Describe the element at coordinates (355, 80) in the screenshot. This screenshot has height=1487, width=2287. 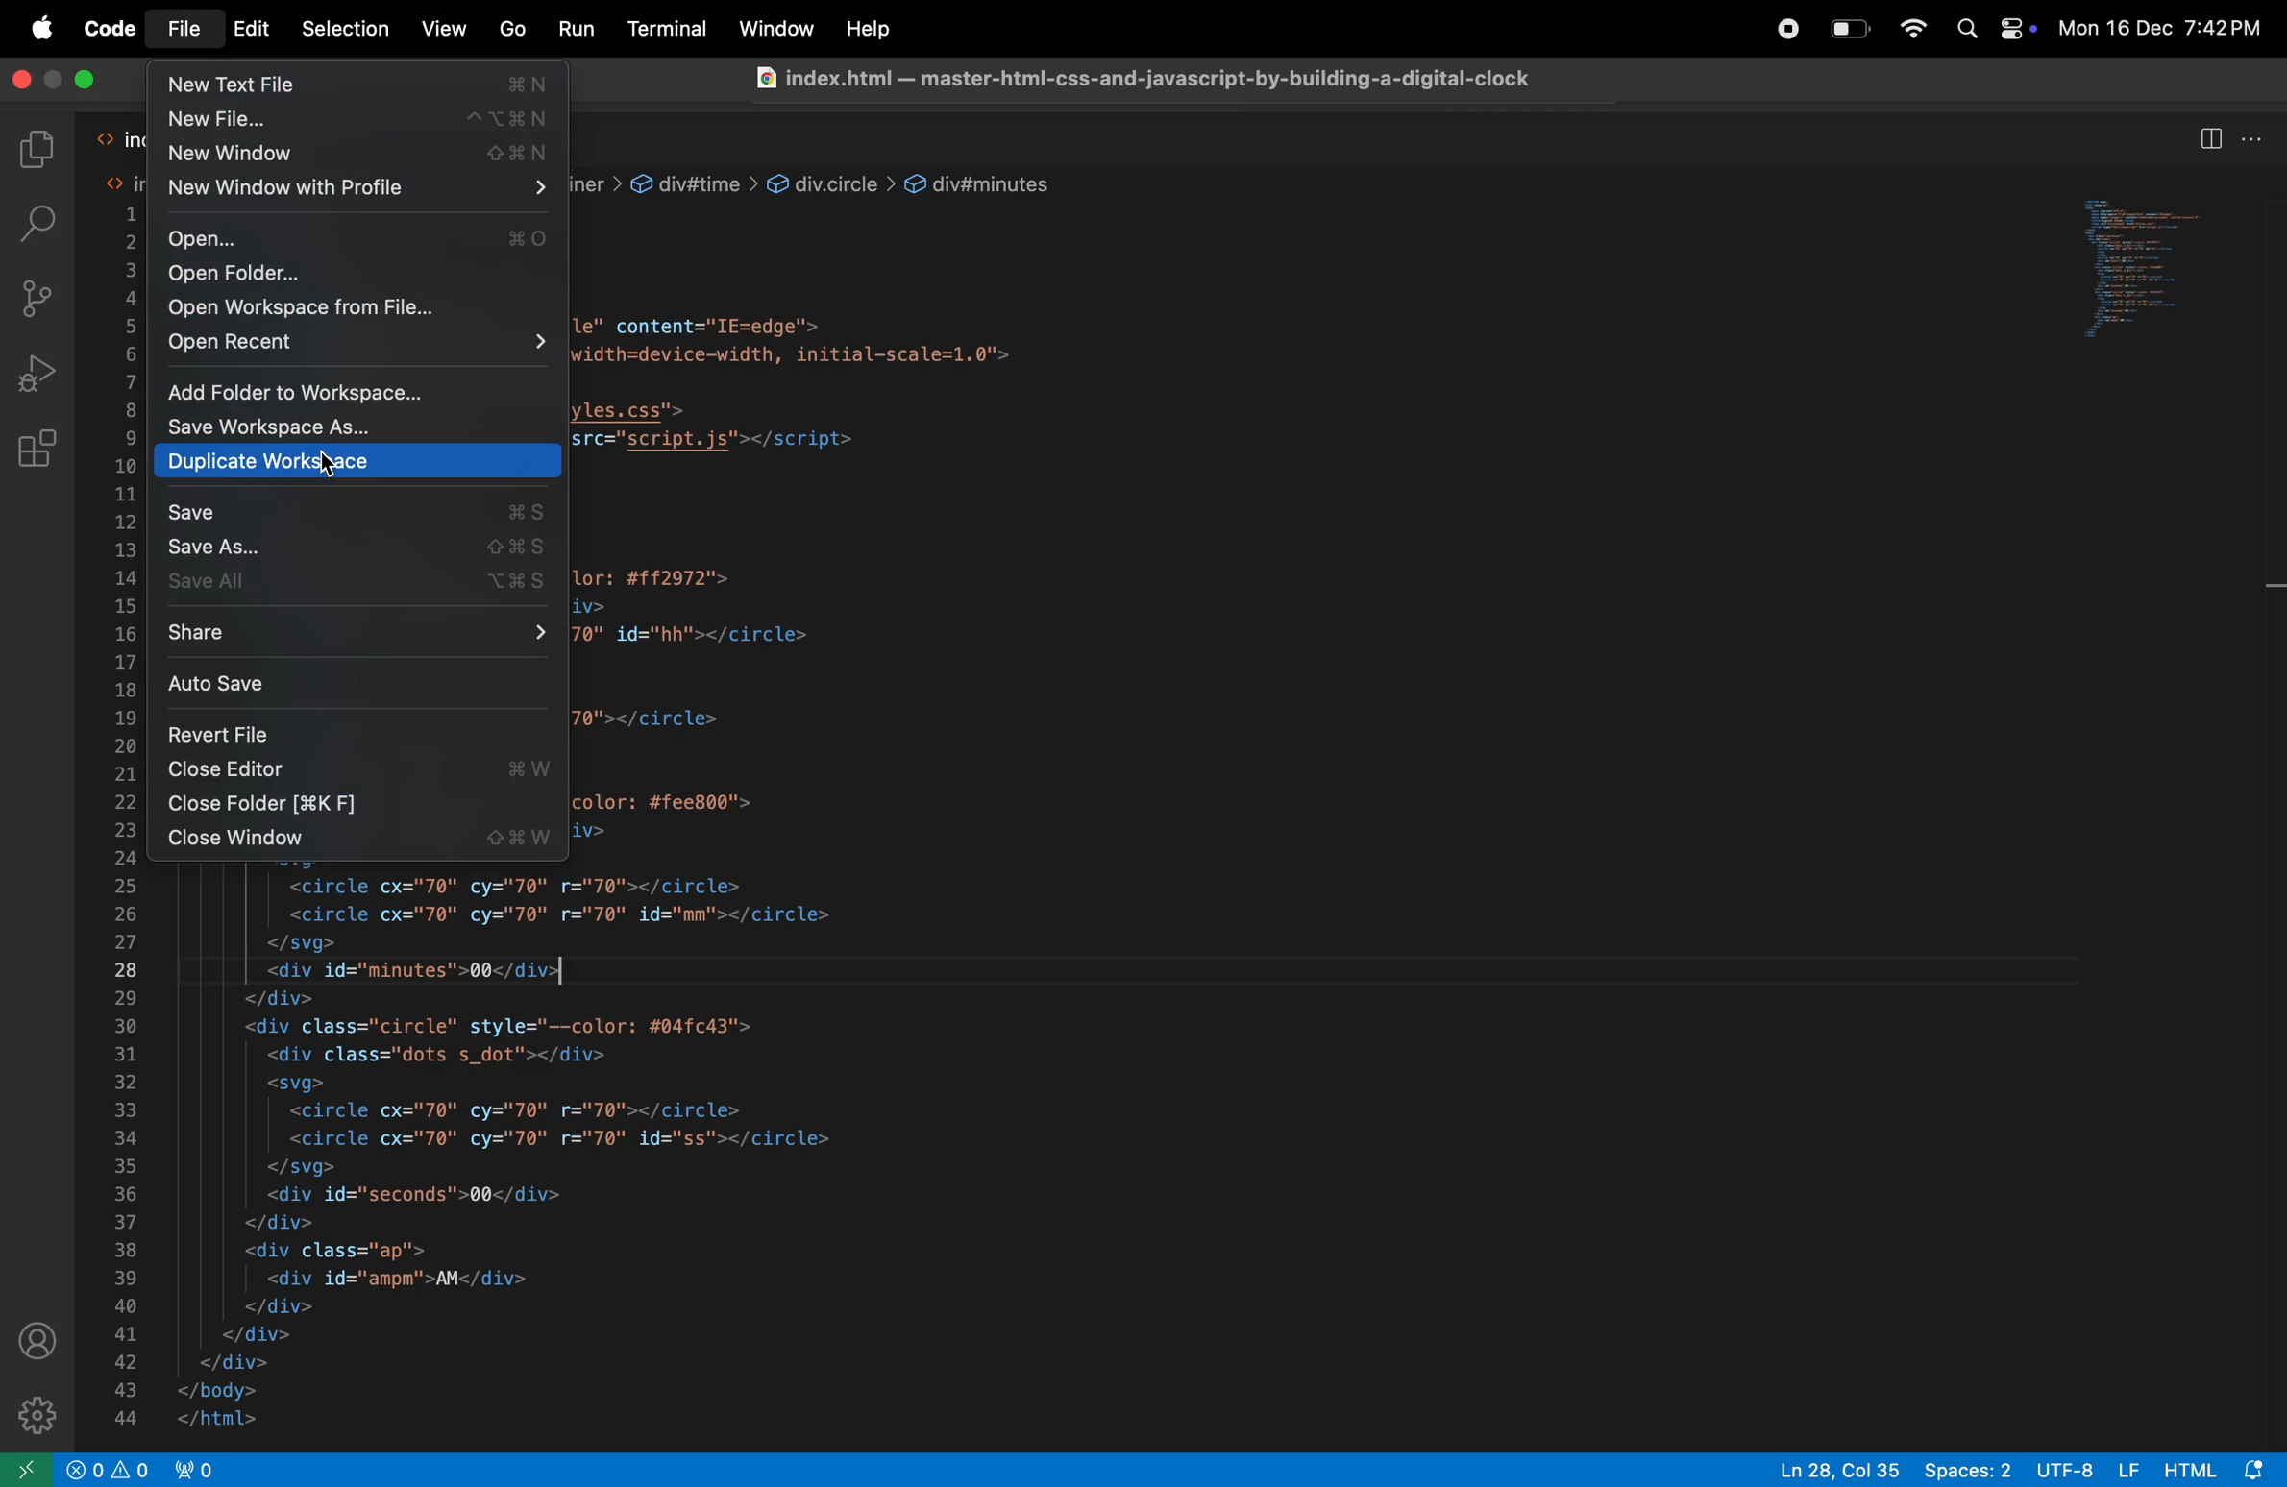
I see `new text file` at that location.